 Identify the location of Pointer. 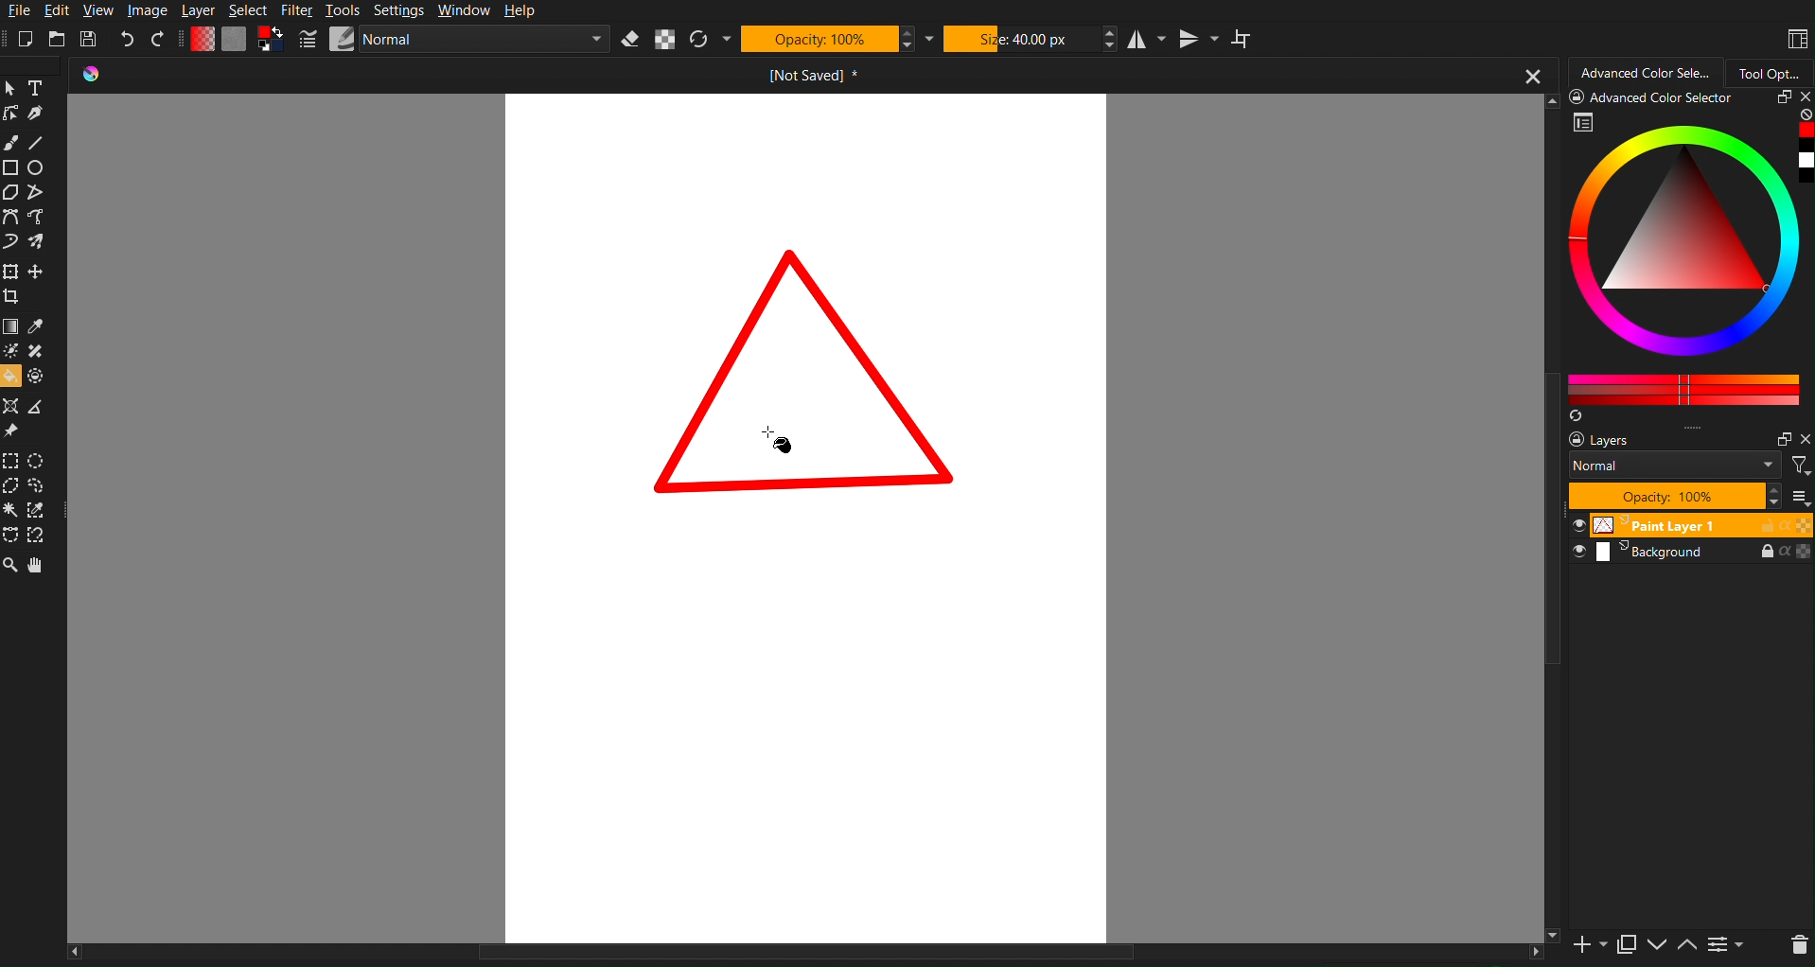
(11, 88).